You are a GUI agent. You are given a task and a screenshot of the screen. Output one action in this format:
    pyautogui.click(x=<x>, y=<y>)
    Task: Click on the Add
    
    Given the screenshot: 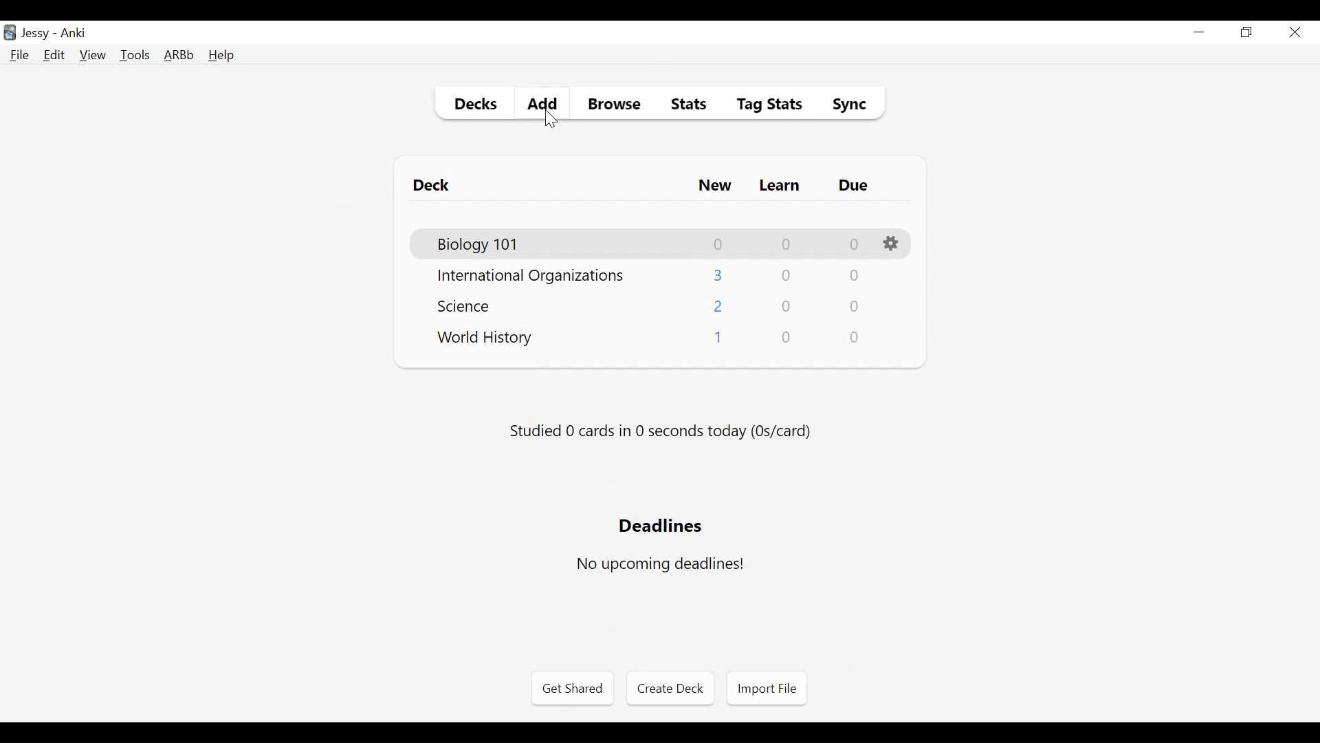 What is the action you would take?
    pyautogui.click(x=540, y=102)
    